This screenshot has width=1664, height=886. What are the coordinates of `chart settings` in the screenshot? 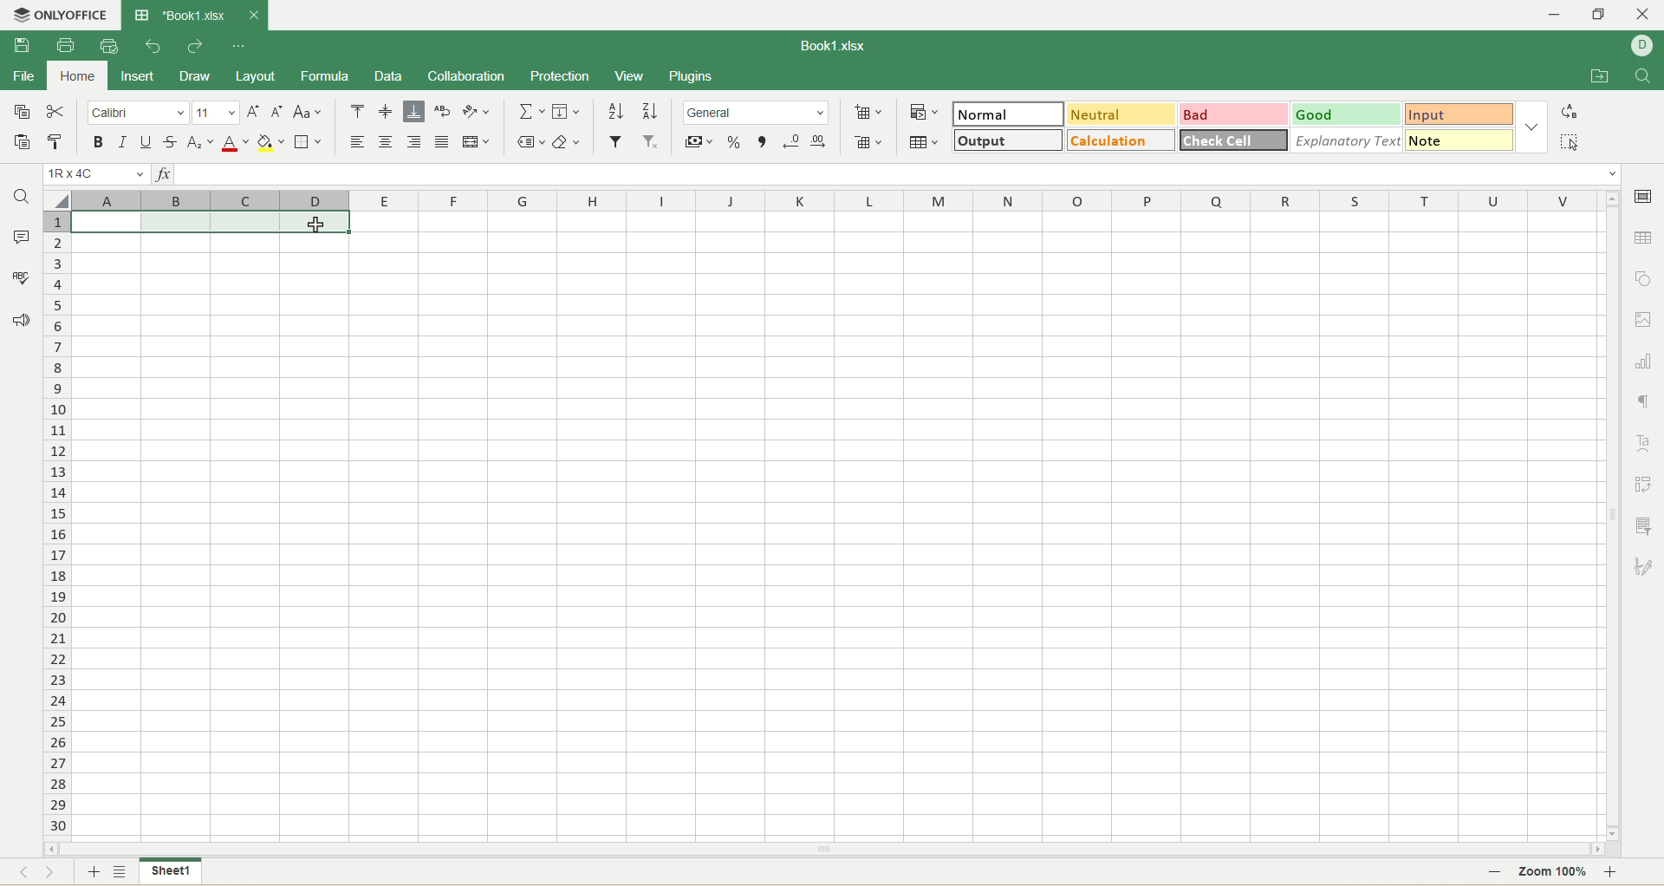 It's located at (1644, 360).